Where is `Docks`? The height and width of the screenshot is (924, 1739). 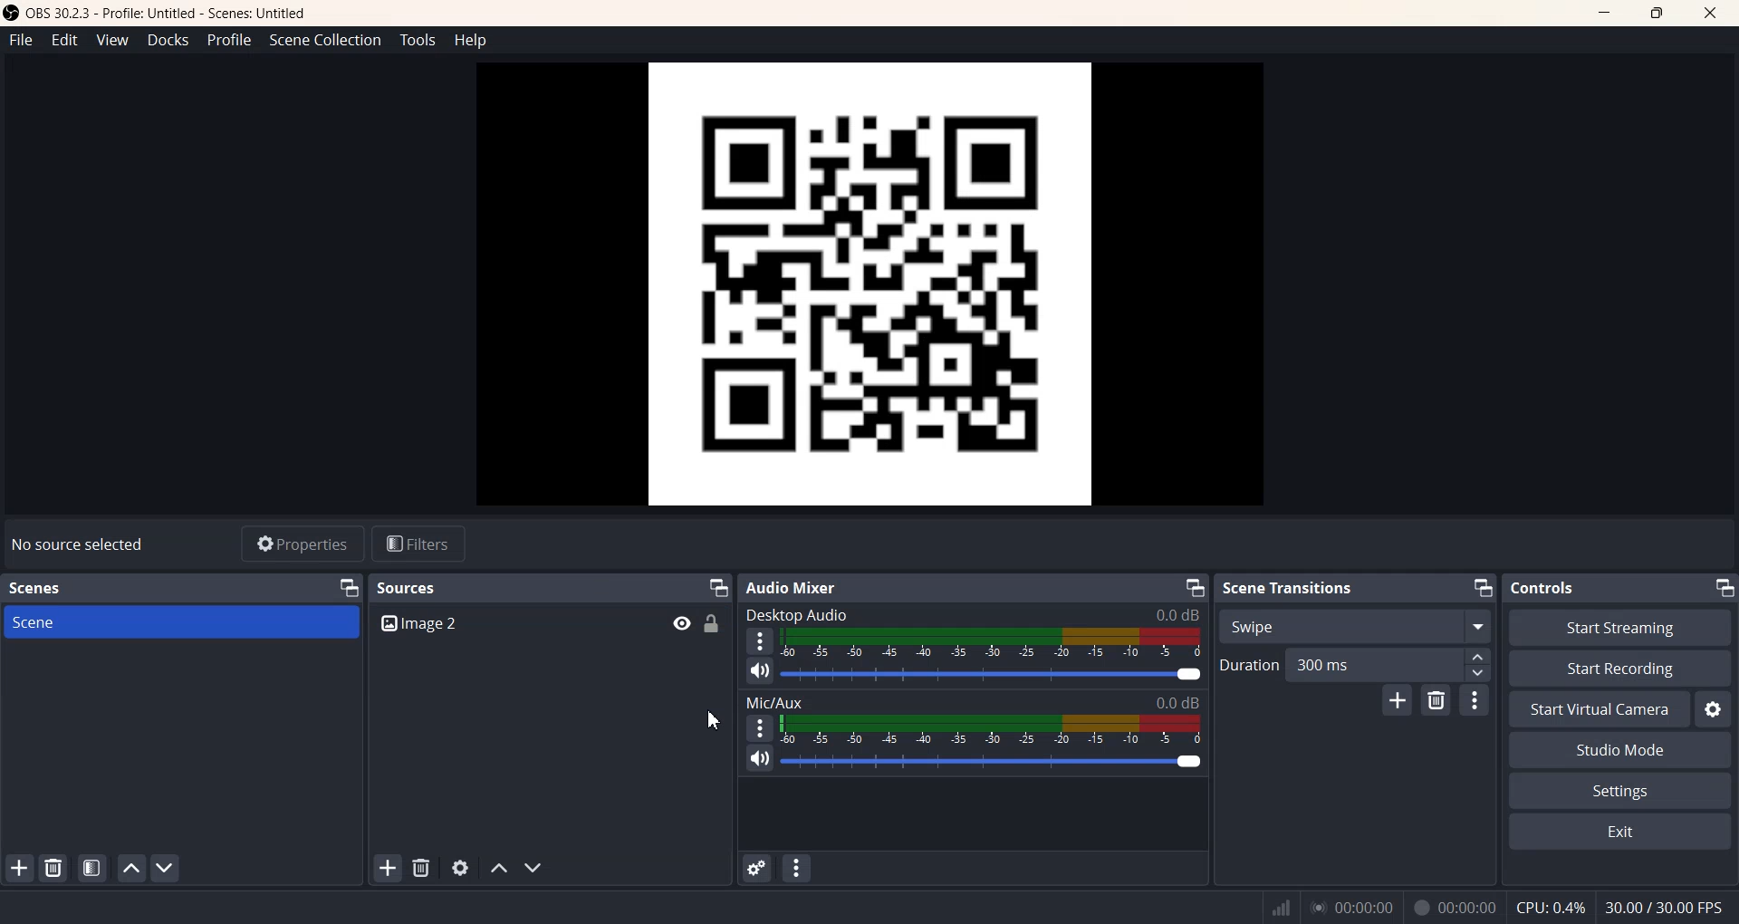
Docks is located at coordinates (168, 39).